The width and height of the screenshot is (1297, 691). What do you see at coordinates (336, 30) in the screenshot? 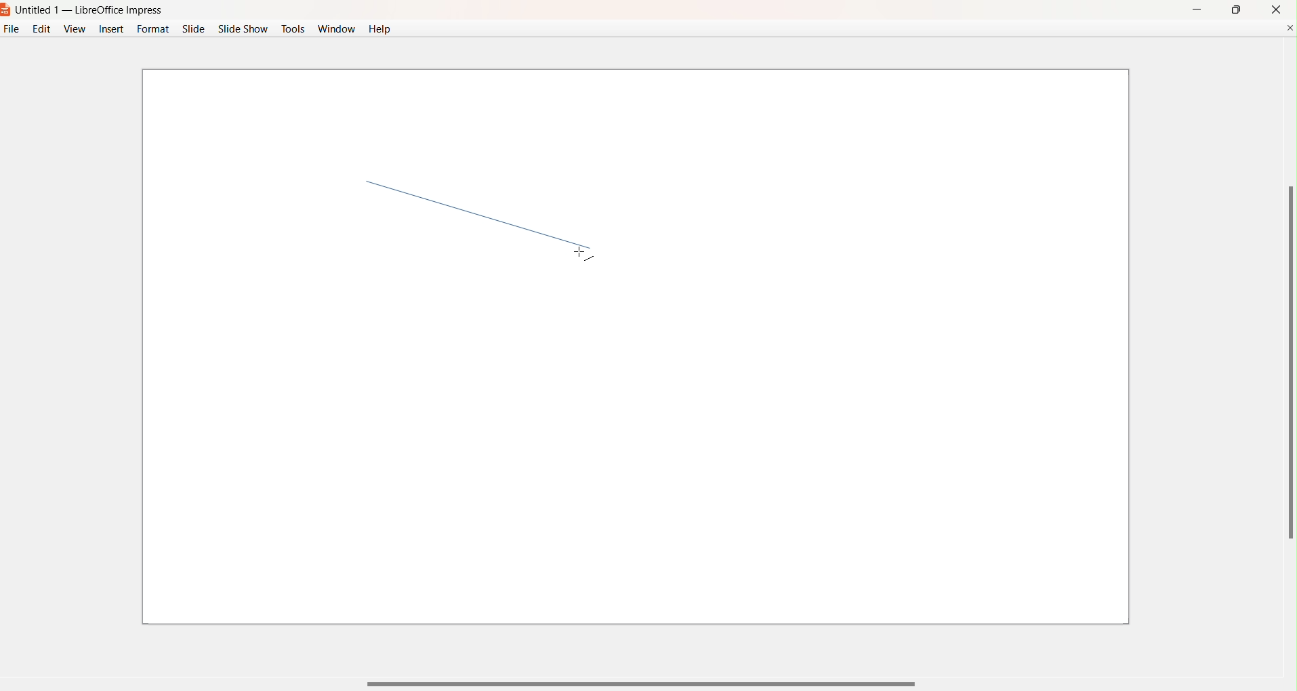
I see `Window` at bounding box center [336, 30].